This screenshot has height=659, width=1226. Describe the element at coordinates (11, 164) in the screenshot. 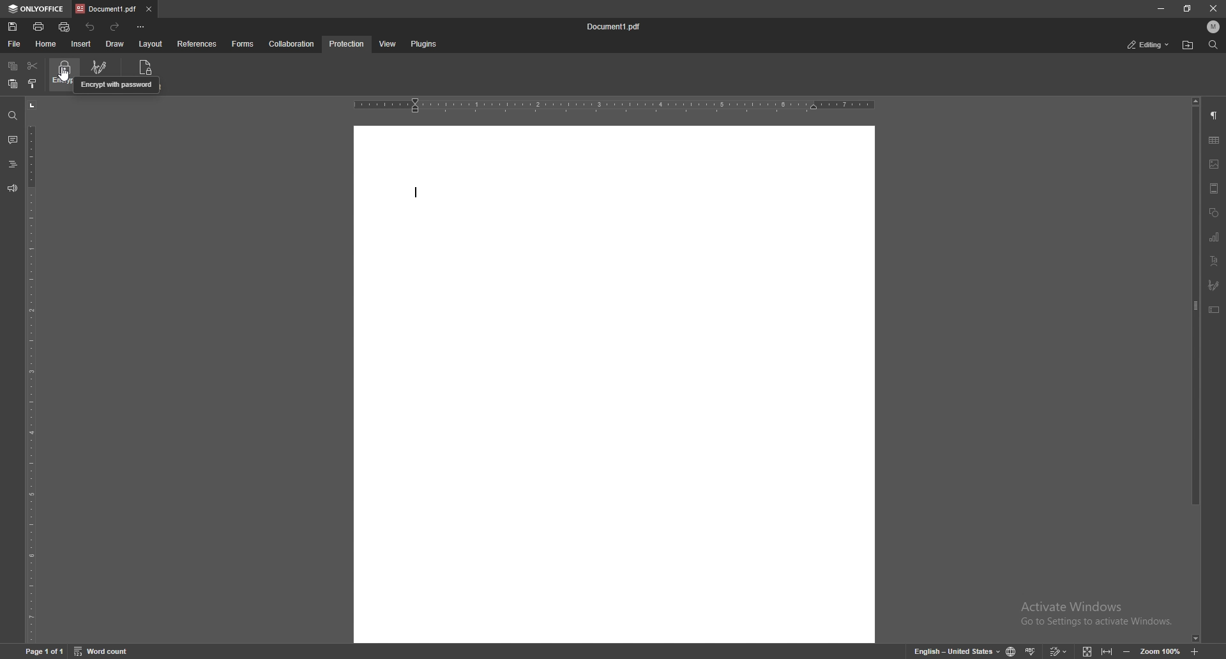

I see `headings` at that location.